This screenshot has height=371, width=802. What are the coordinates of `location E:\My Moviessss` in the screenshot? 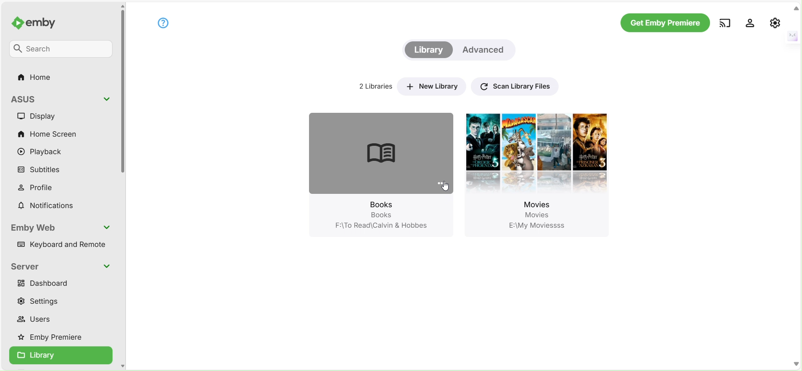 It's located at (539, 226).